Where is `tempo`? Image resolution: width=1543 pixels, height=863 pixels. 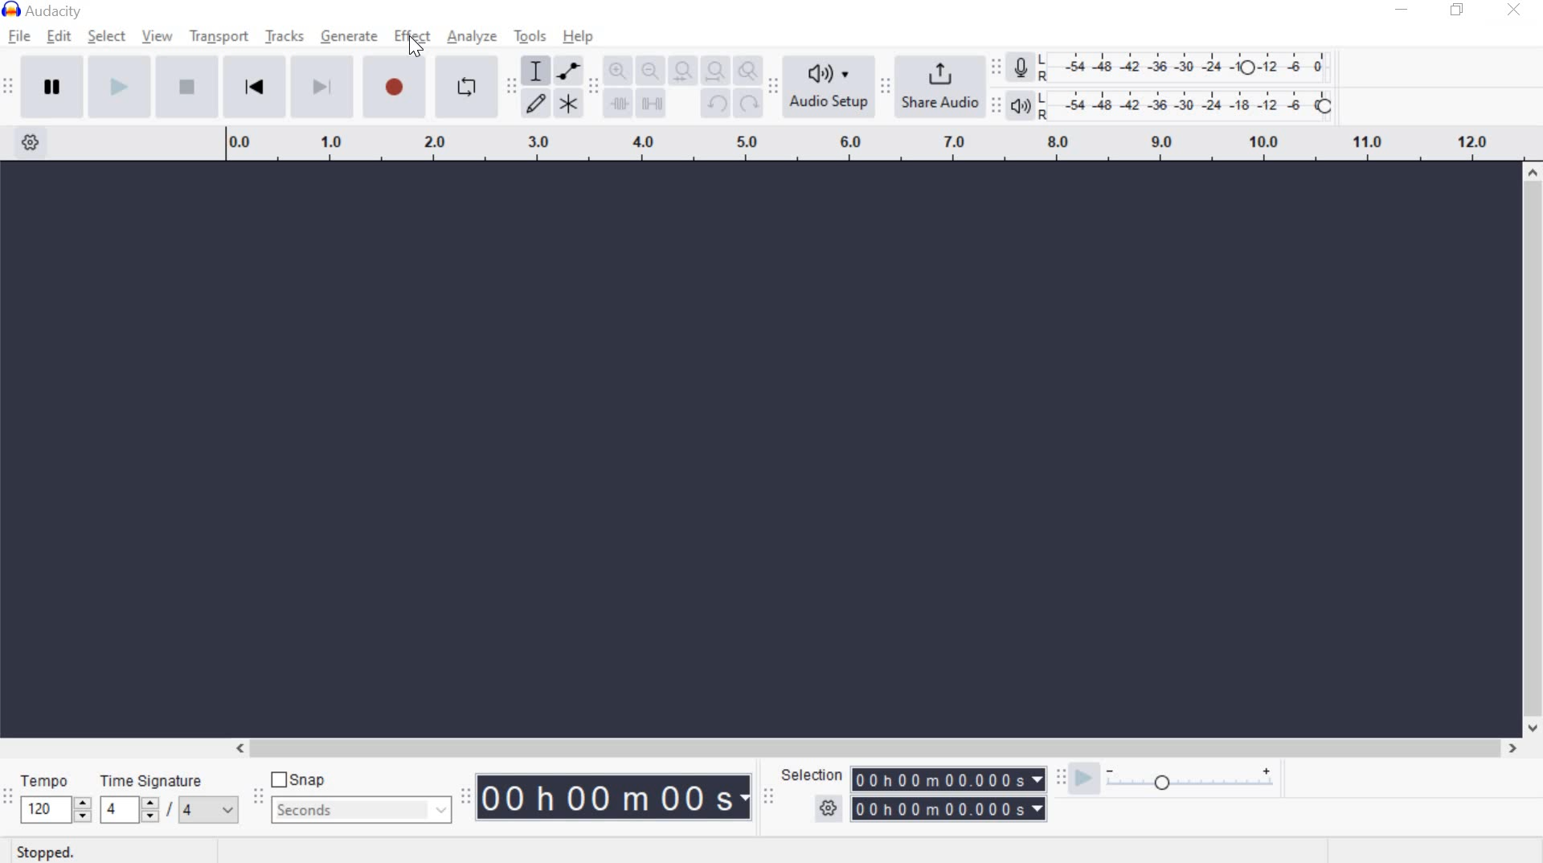
tempo is located at coordinates (55, 798).